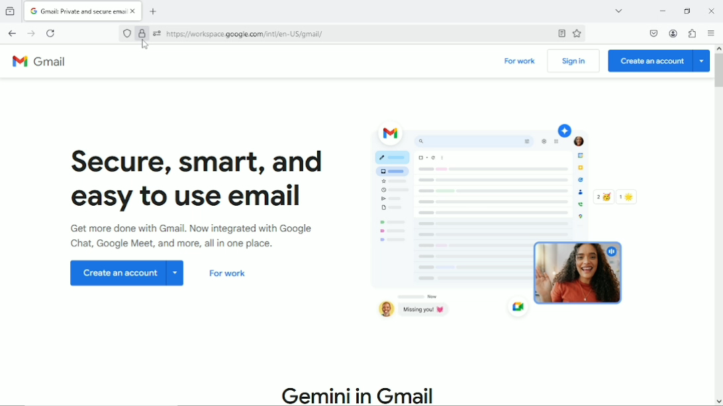 This screenshot has width=723, height=406. Describe the element at coordinates (687, 9) in the screenshot. I see `restore down` at that location.